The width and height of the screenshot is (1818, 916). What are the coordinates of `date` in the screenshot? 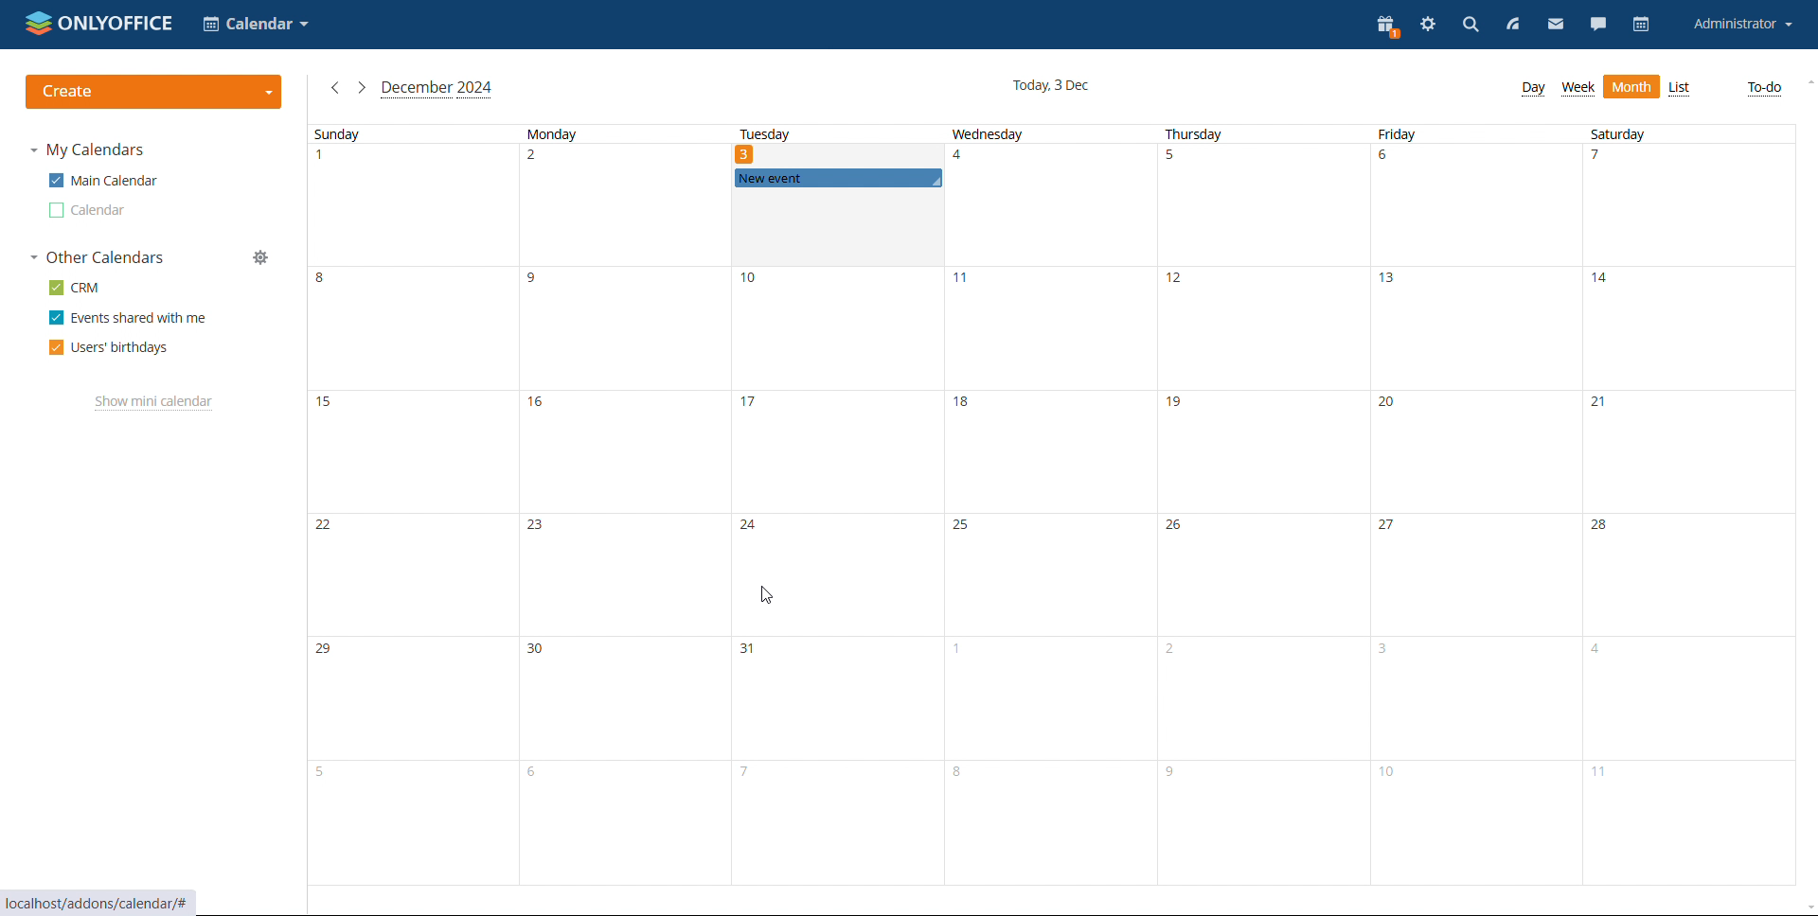 It's located at (1056, 696).